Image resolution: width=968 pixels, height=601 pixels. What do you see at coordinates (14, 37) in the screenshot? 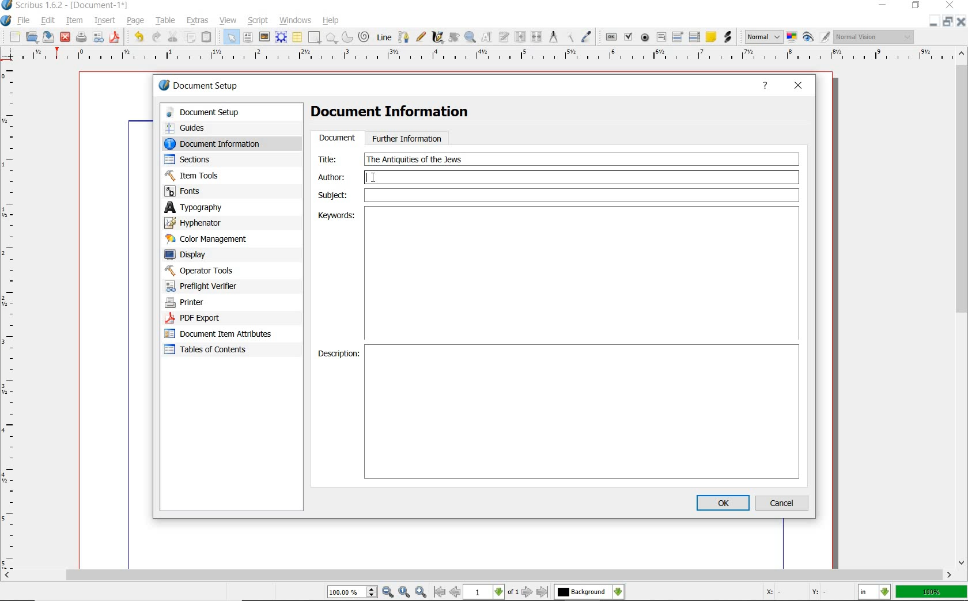
I see `new` at bounding box center [14, 37].